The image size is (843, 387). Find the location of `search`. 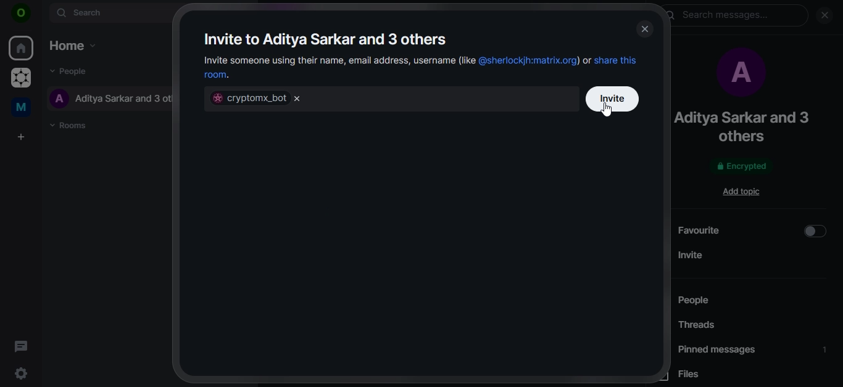

search is located at coordinates (109, 13).